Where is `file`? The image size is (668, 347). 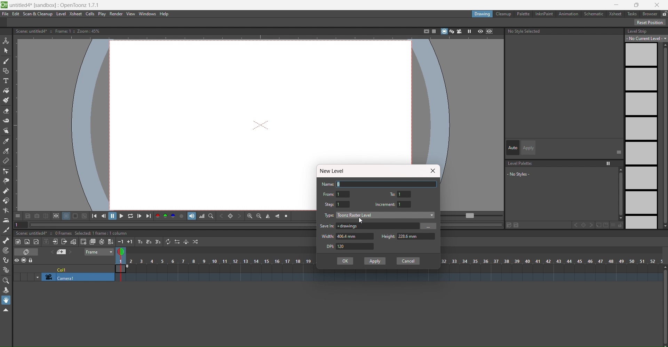 file is located at coordinates (6, 14).